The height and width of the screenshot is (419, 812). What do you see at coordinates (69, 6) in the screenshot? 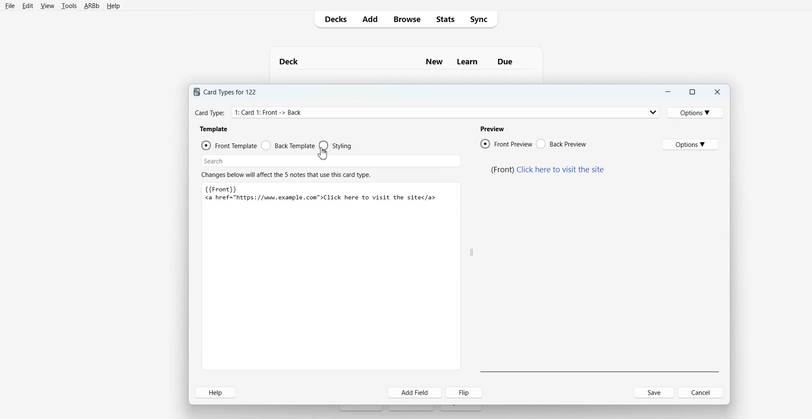
I see `Tools` at bounding box center [69, 6].